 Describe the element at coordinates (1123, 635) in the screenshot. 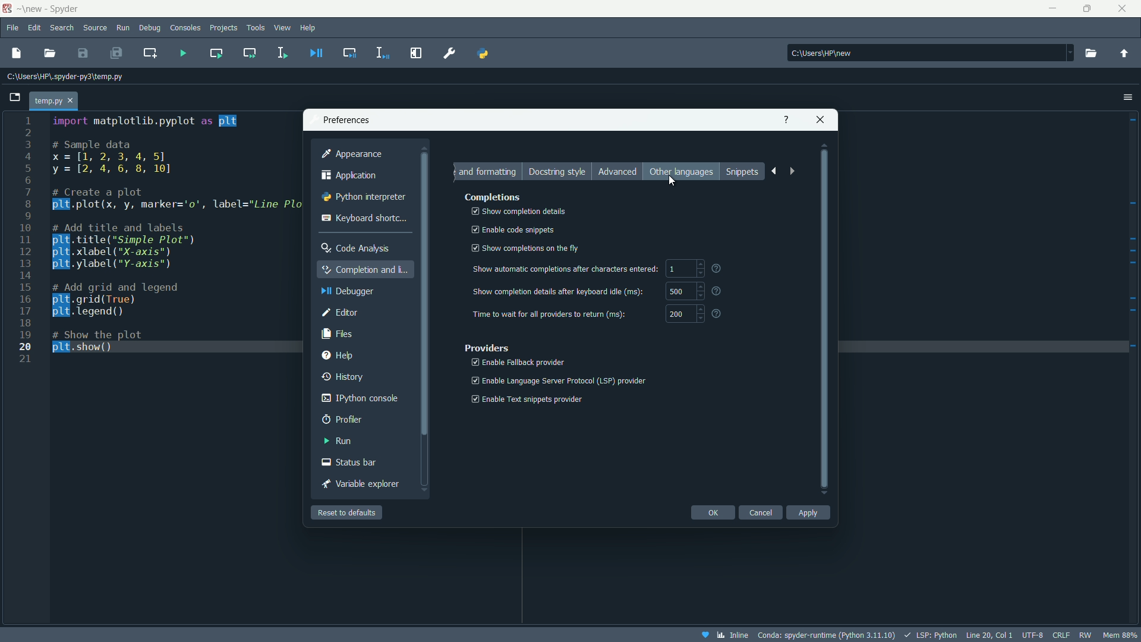

I see `memory usage` at that location.